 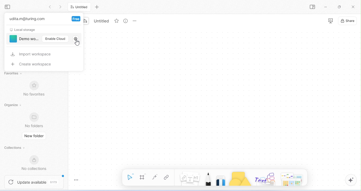 What do you see at coordinates (222, 180) in the screenshot?
I see `eraser` at bounding box center [222, 180].